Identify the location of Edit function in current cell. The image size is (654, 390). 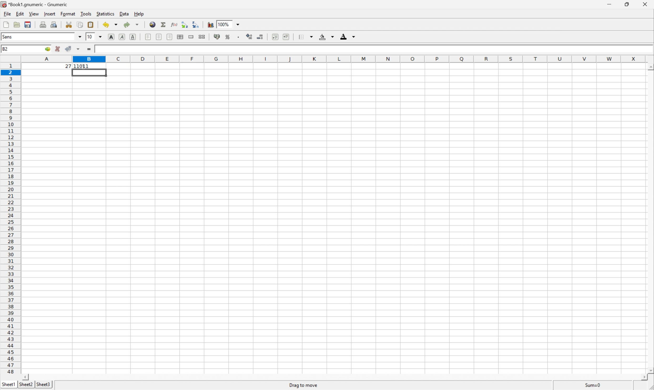
(175, 24).